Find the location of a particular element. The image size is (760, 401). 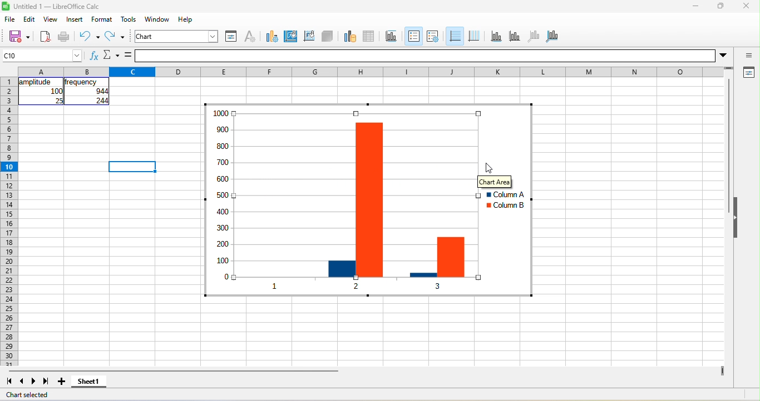

x axis is located at coordinates (495, 36).